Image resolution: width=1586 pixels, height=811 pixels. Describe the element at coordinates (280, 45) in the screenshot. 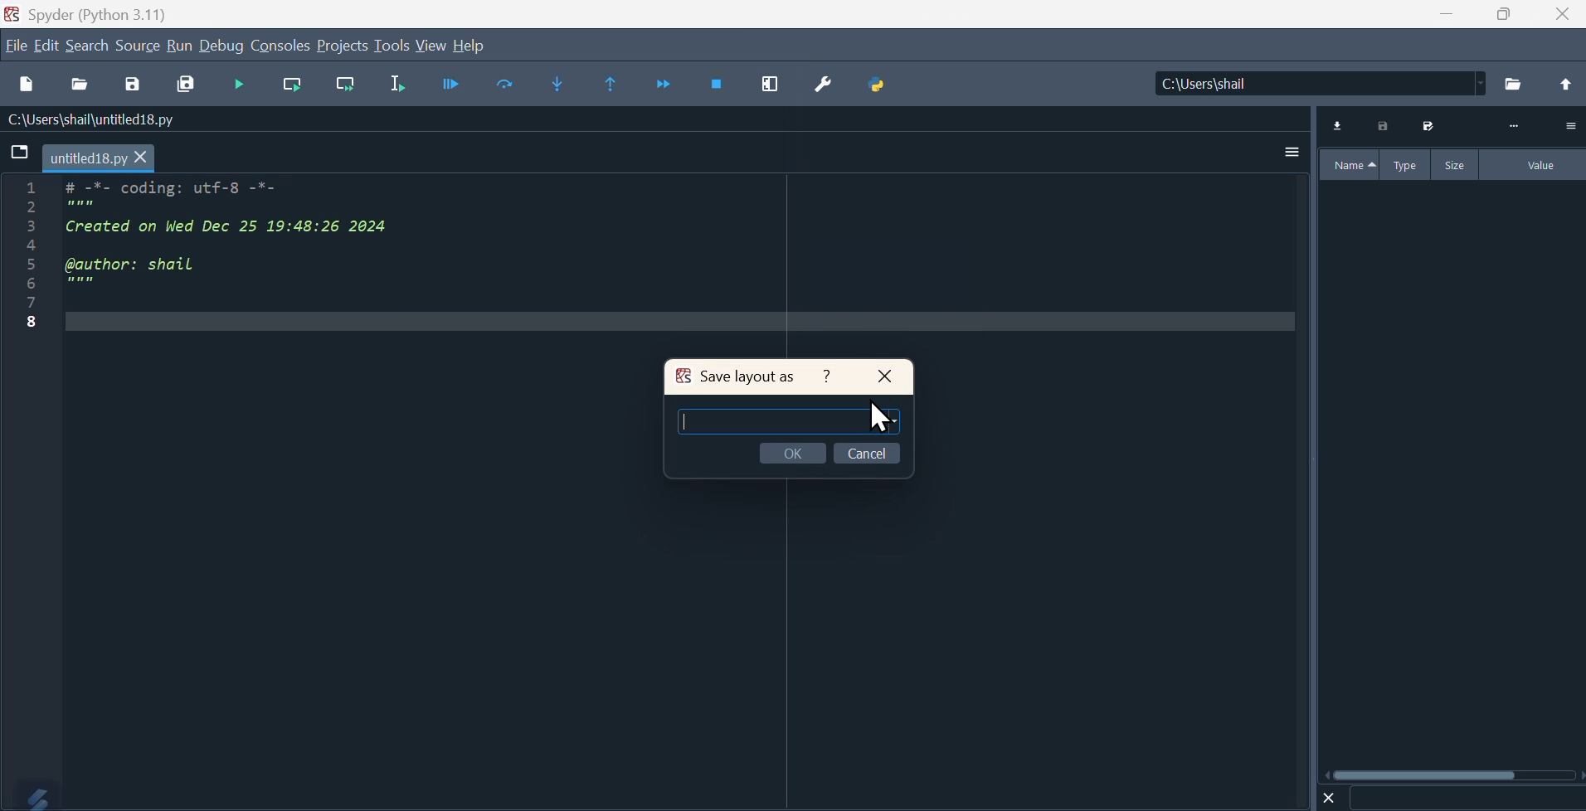

I see `Console` at that location.